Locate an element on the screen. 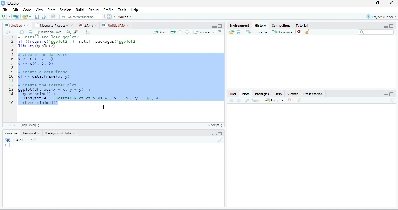 Image resolution: width=398 pixels, height=210 pixels. Load history from an existing file is located at coordinates (231, 32).